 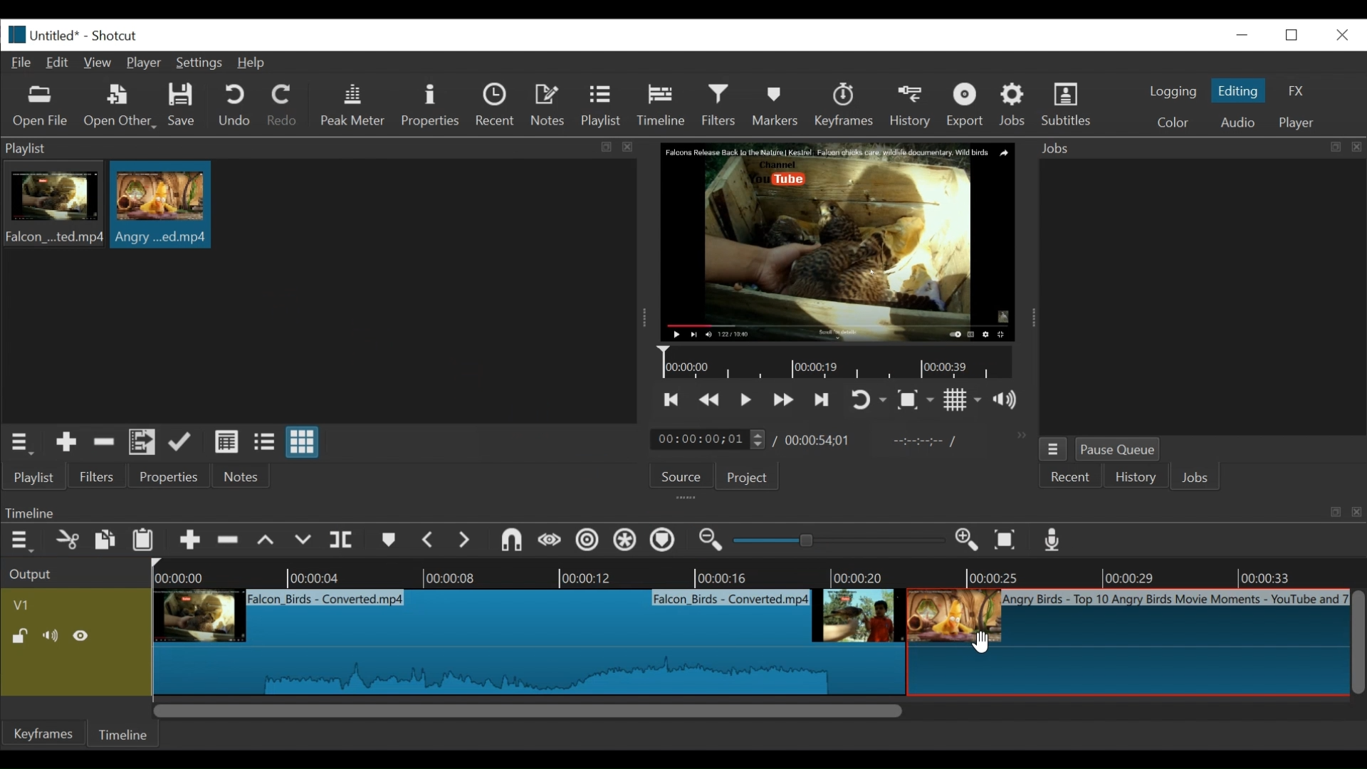 What do you see at coordinates (52, 206) in the screenshot?
I see `clip` at bounding box center [52, 206].